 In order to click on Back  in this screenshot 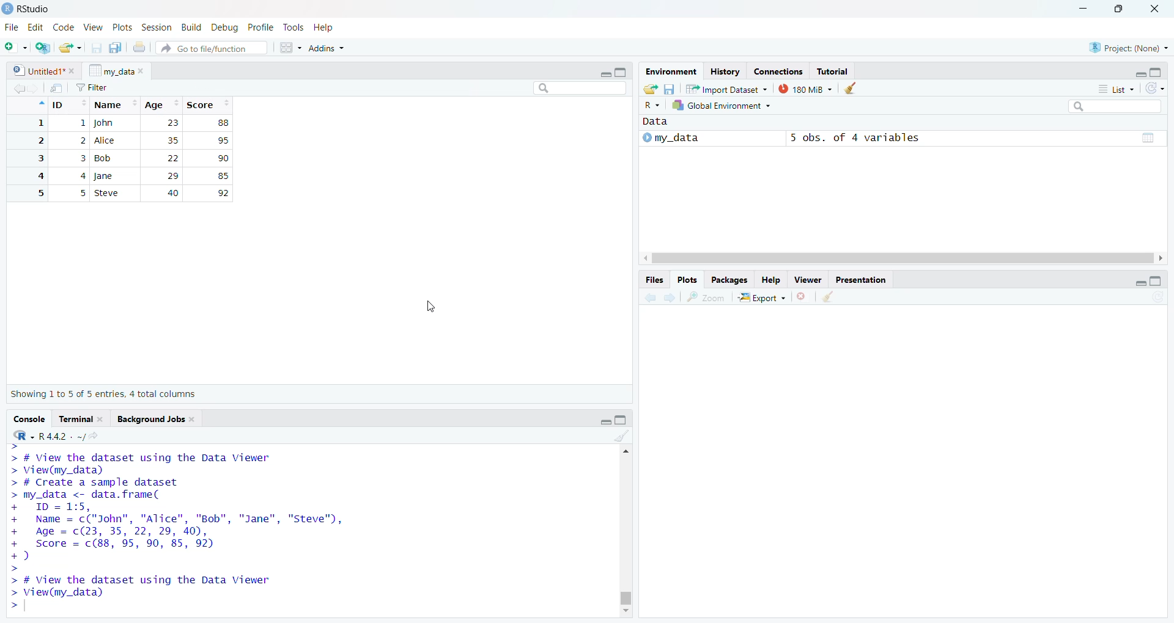, I will do `click(648, 297)`.